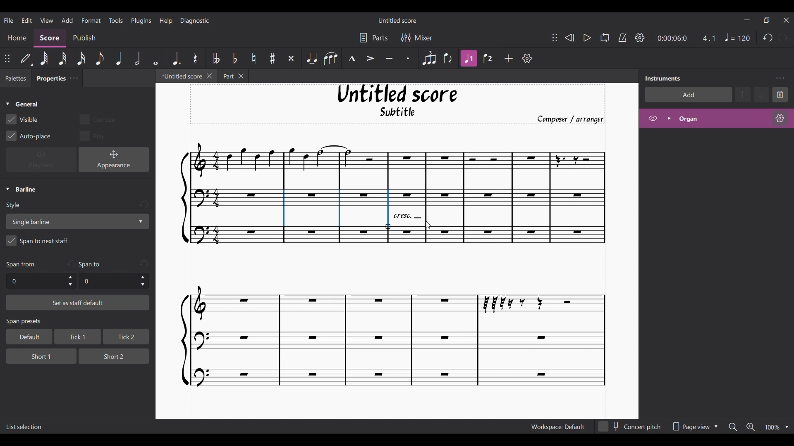 The height and width of the screenshot is (446, 794). Describe the element at coordinates (747, 20) in the screenshot. I see `Minimize` at that location.